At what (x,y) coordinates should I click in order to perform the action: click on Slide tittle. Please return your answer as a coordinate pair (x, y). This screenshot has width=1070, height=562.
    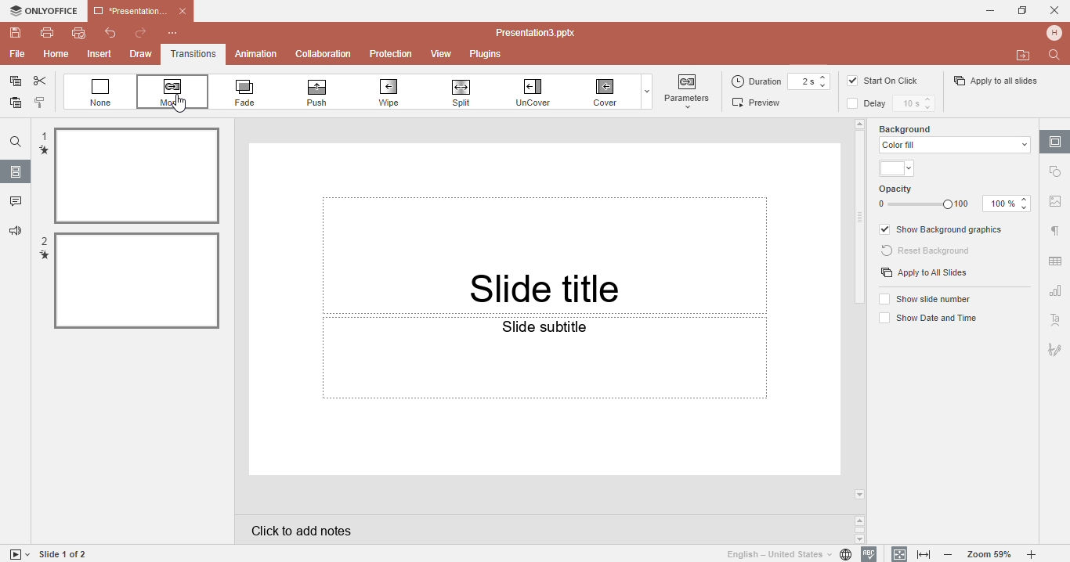
    Looking at the image, I should click on (548, 229).